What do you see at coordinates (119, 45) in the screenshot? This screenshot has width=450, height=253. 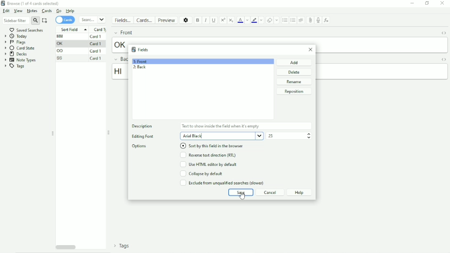 I see `ok` at bounding box center [119, 45].